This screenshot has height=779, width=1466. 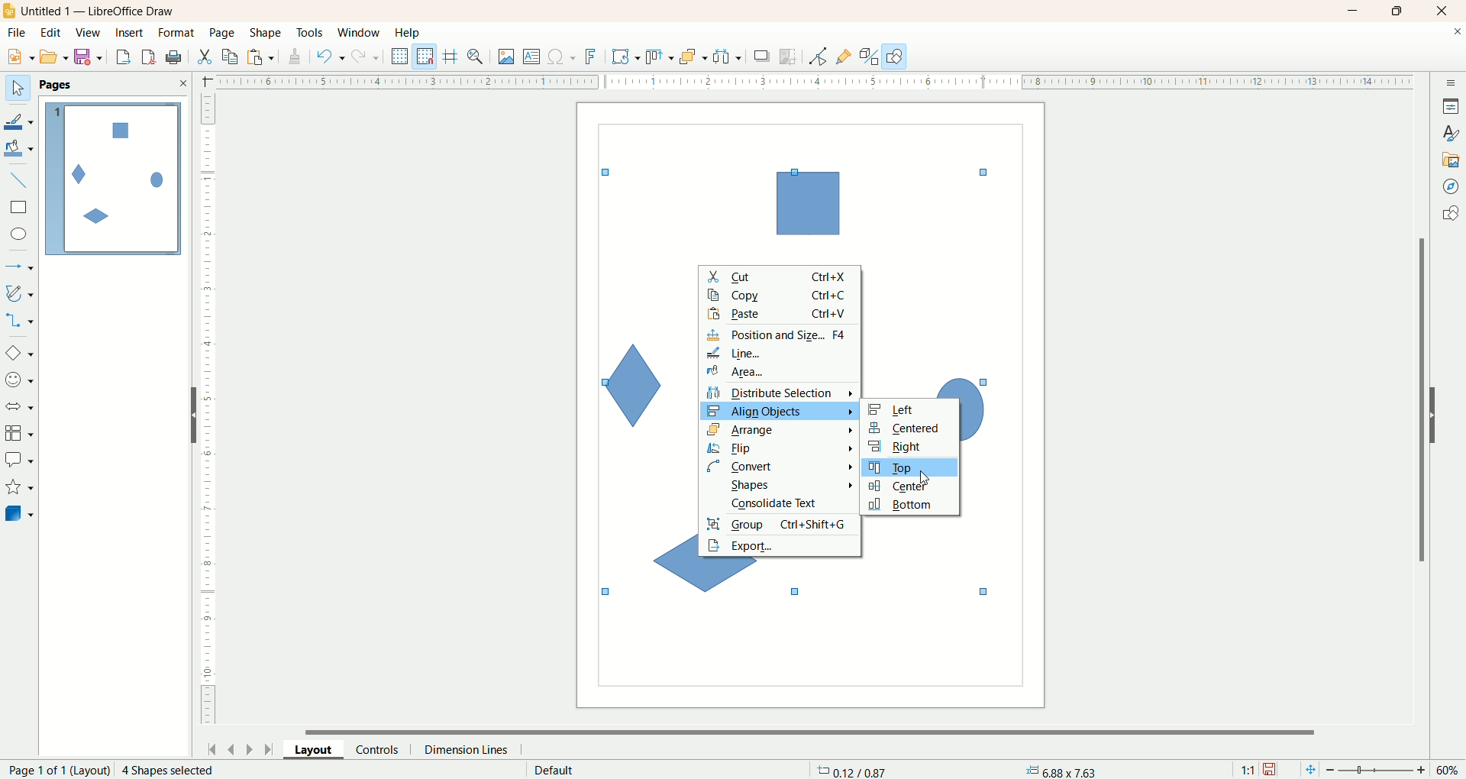 What do you see at coordinates (869, 57) in the screenshot?
I see `toggle extrusion` at bounding box center [869, 57].